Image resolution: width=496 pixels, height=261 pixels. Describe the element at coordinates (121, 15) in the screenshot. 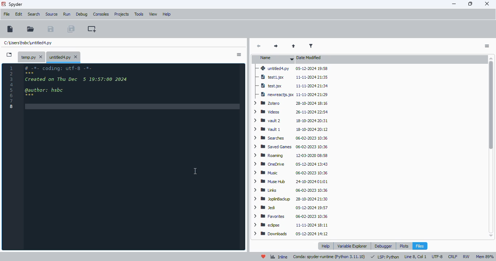

I see `projects` at that location.